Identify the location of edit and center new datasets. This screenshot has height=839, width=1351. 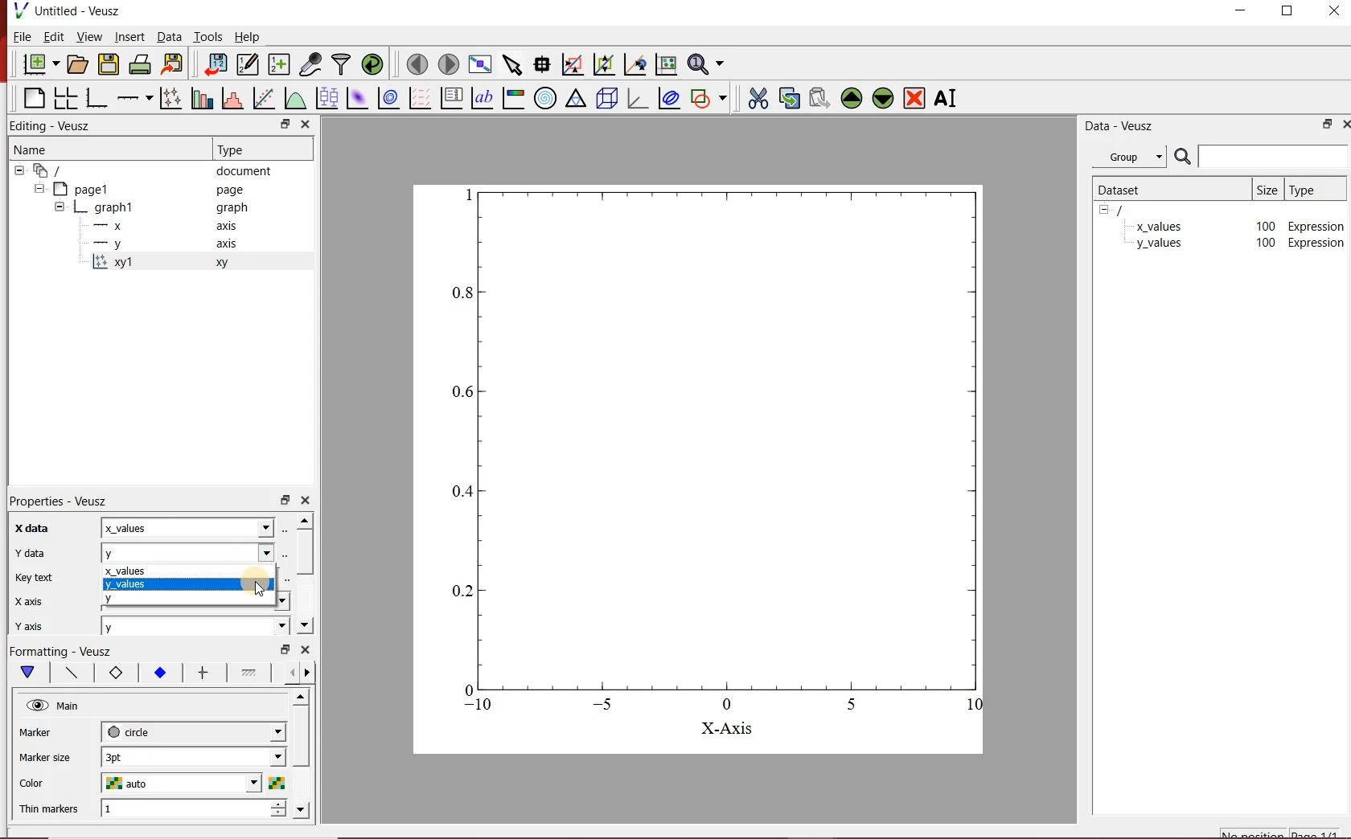
(249, 65).